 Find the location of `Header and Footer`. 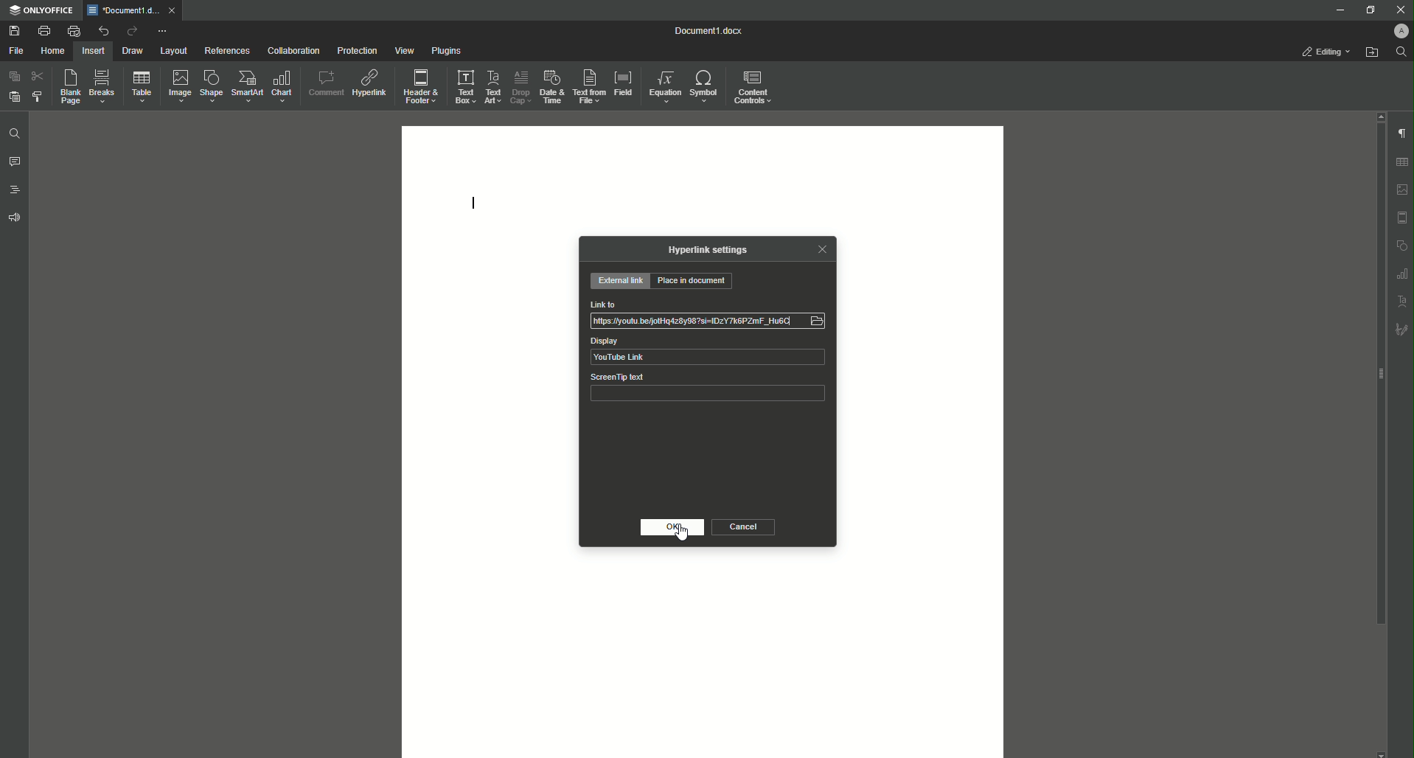

Header and Footer is located at coordinates (421, 86).